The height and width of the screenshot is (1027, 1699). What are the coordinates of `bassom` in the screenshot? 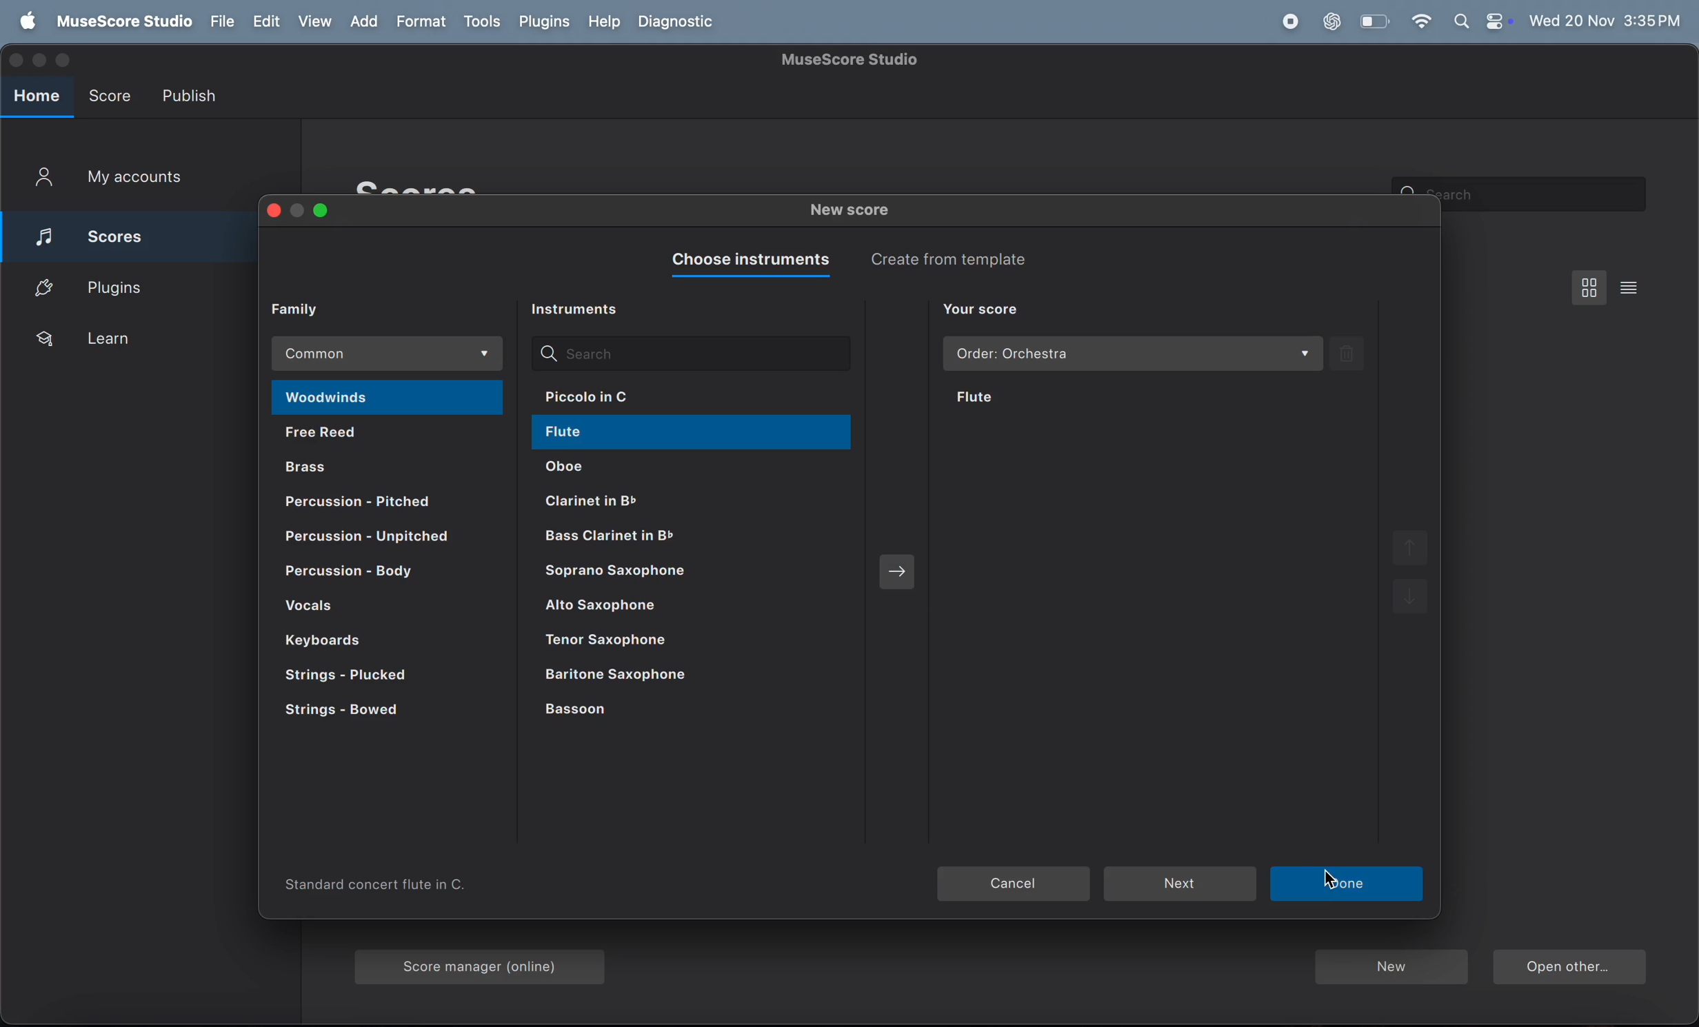 It's located at (644, 711).